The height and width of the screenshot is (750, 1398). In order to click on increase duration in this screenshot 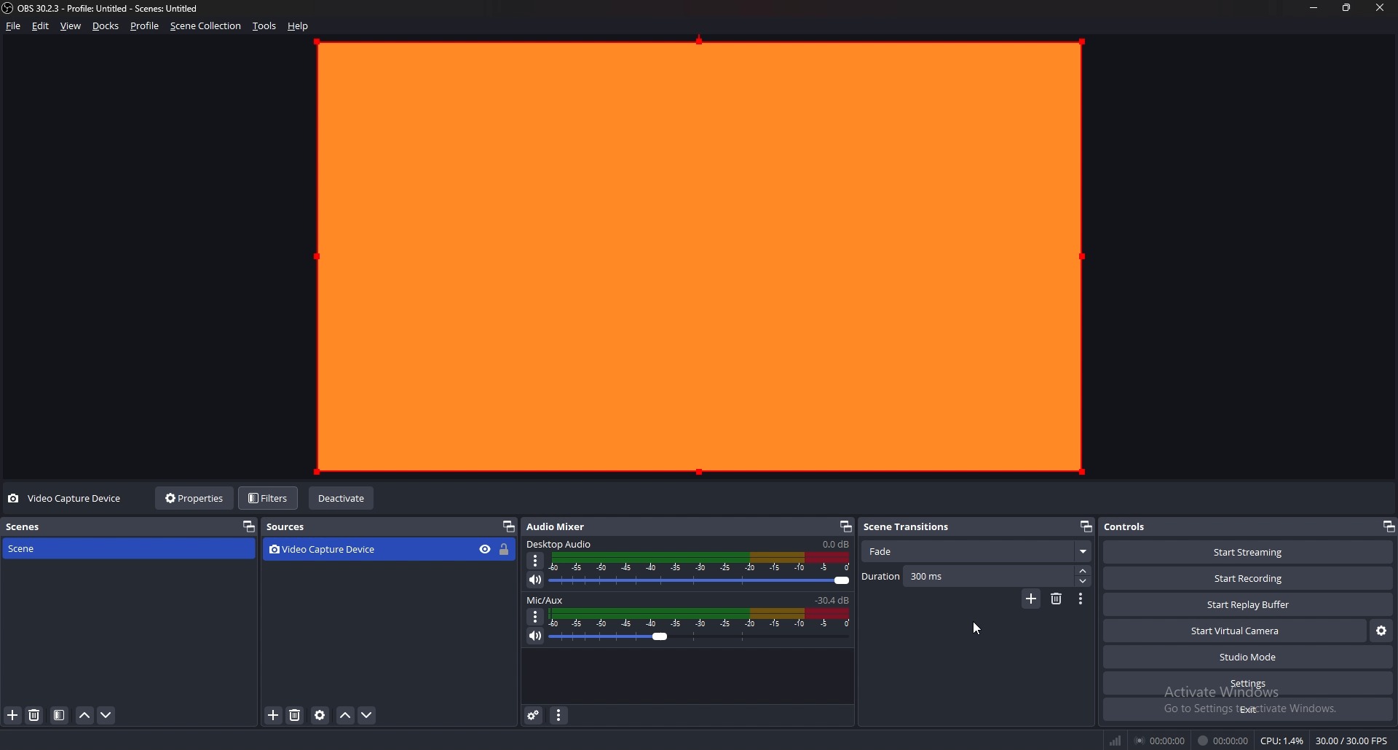, I will do `click(1083, 571)`.